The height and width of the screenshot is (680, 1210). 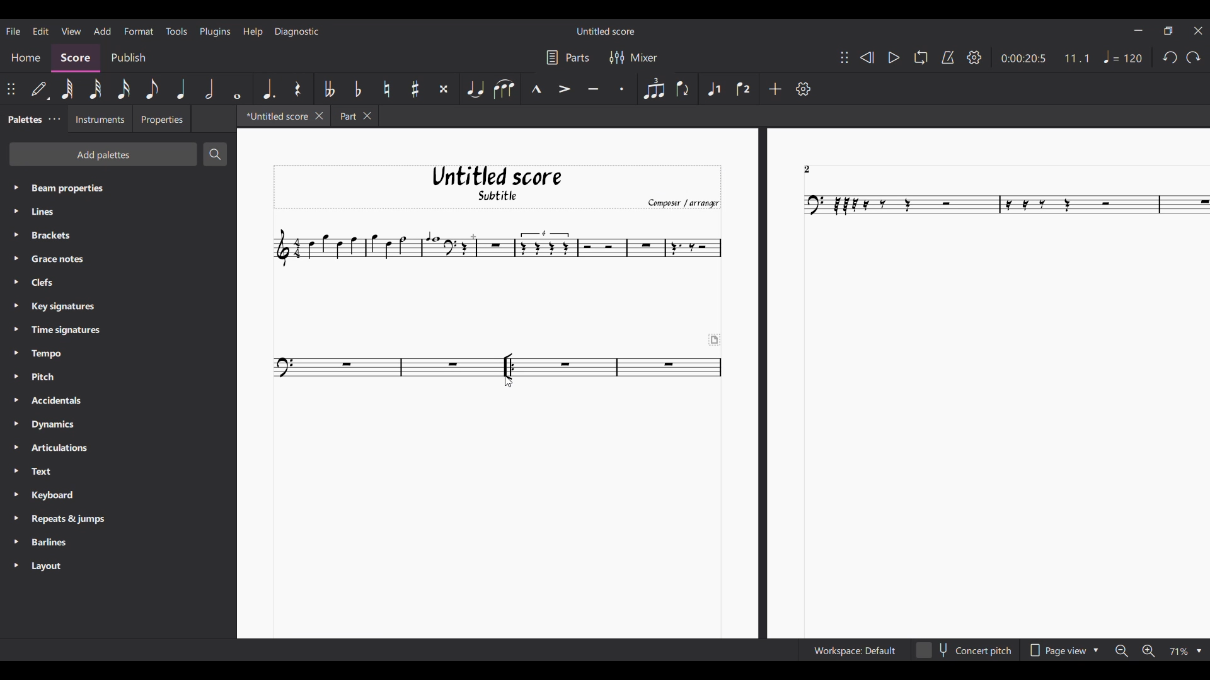 What do you see at coordinates (1139, 30) in the screenshot?
I see `Minimize` at bounding box center [1139, 30].